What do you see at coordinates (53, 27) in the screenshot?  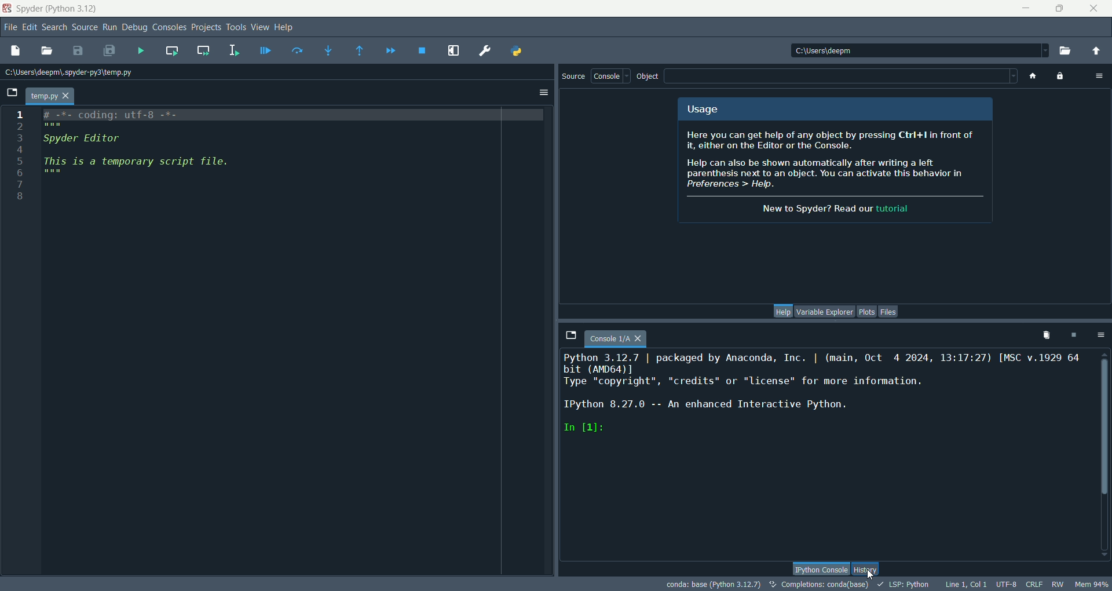 I see `search` at bounding box center [53, 27].